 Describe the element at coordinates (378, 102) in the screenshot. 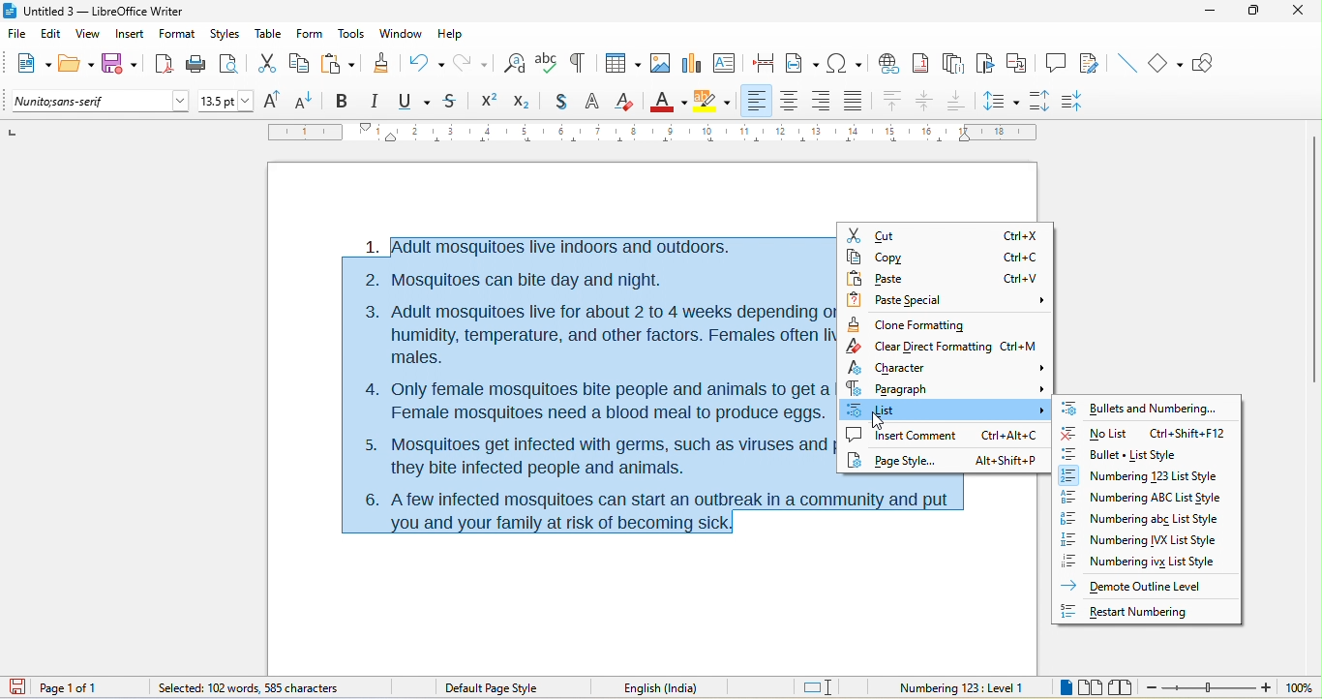

I see `italic` at that location.